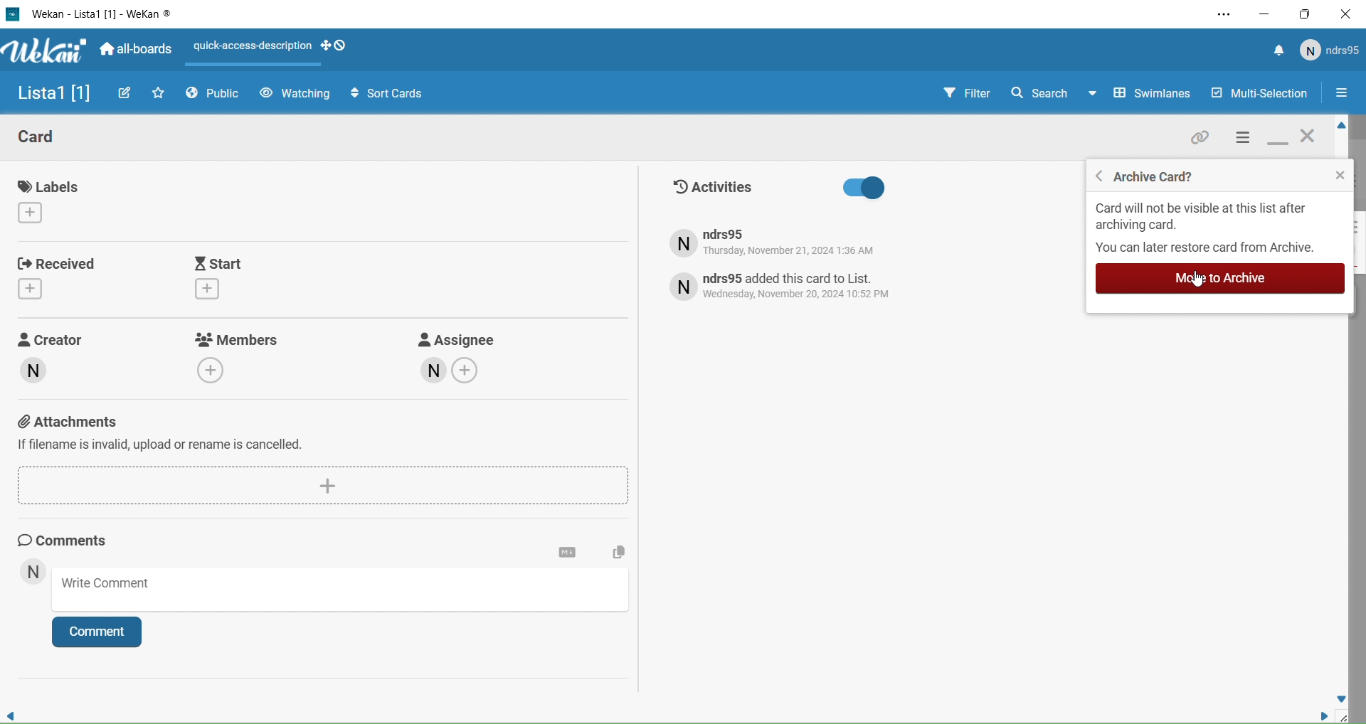  What do you see at coordinates (1166, 176) in the screenshot?
I see `Archived Card` at bounding box center [1166, 176].